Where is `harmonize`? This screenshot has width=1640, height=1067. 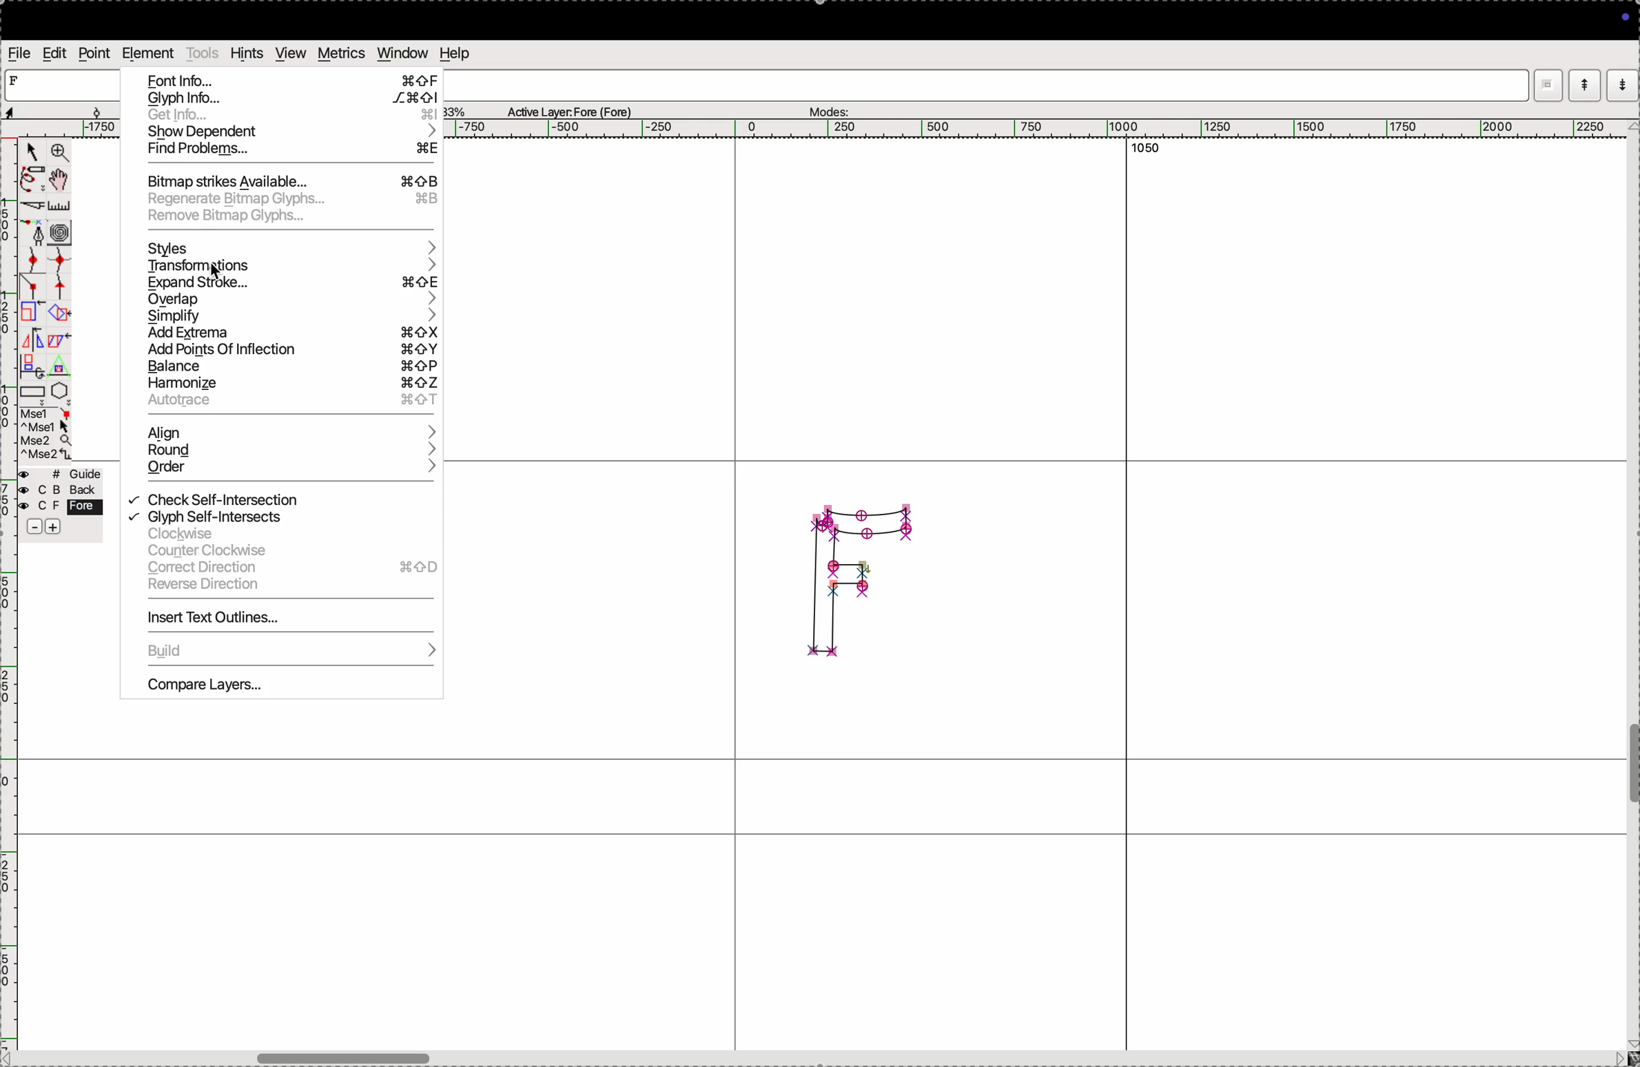 harmonize is located at coordinates (291, 384).